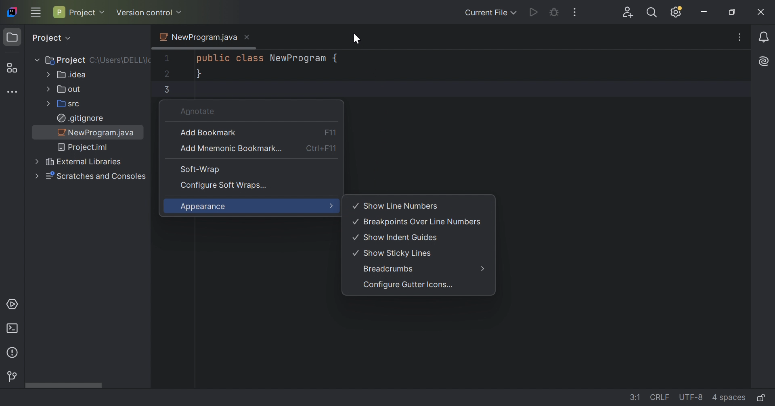 Image resolution: width=775 pixels, height=406 pixels. Describe the element at coordinates (739, 38) in the screenshot. I see `` at that location.